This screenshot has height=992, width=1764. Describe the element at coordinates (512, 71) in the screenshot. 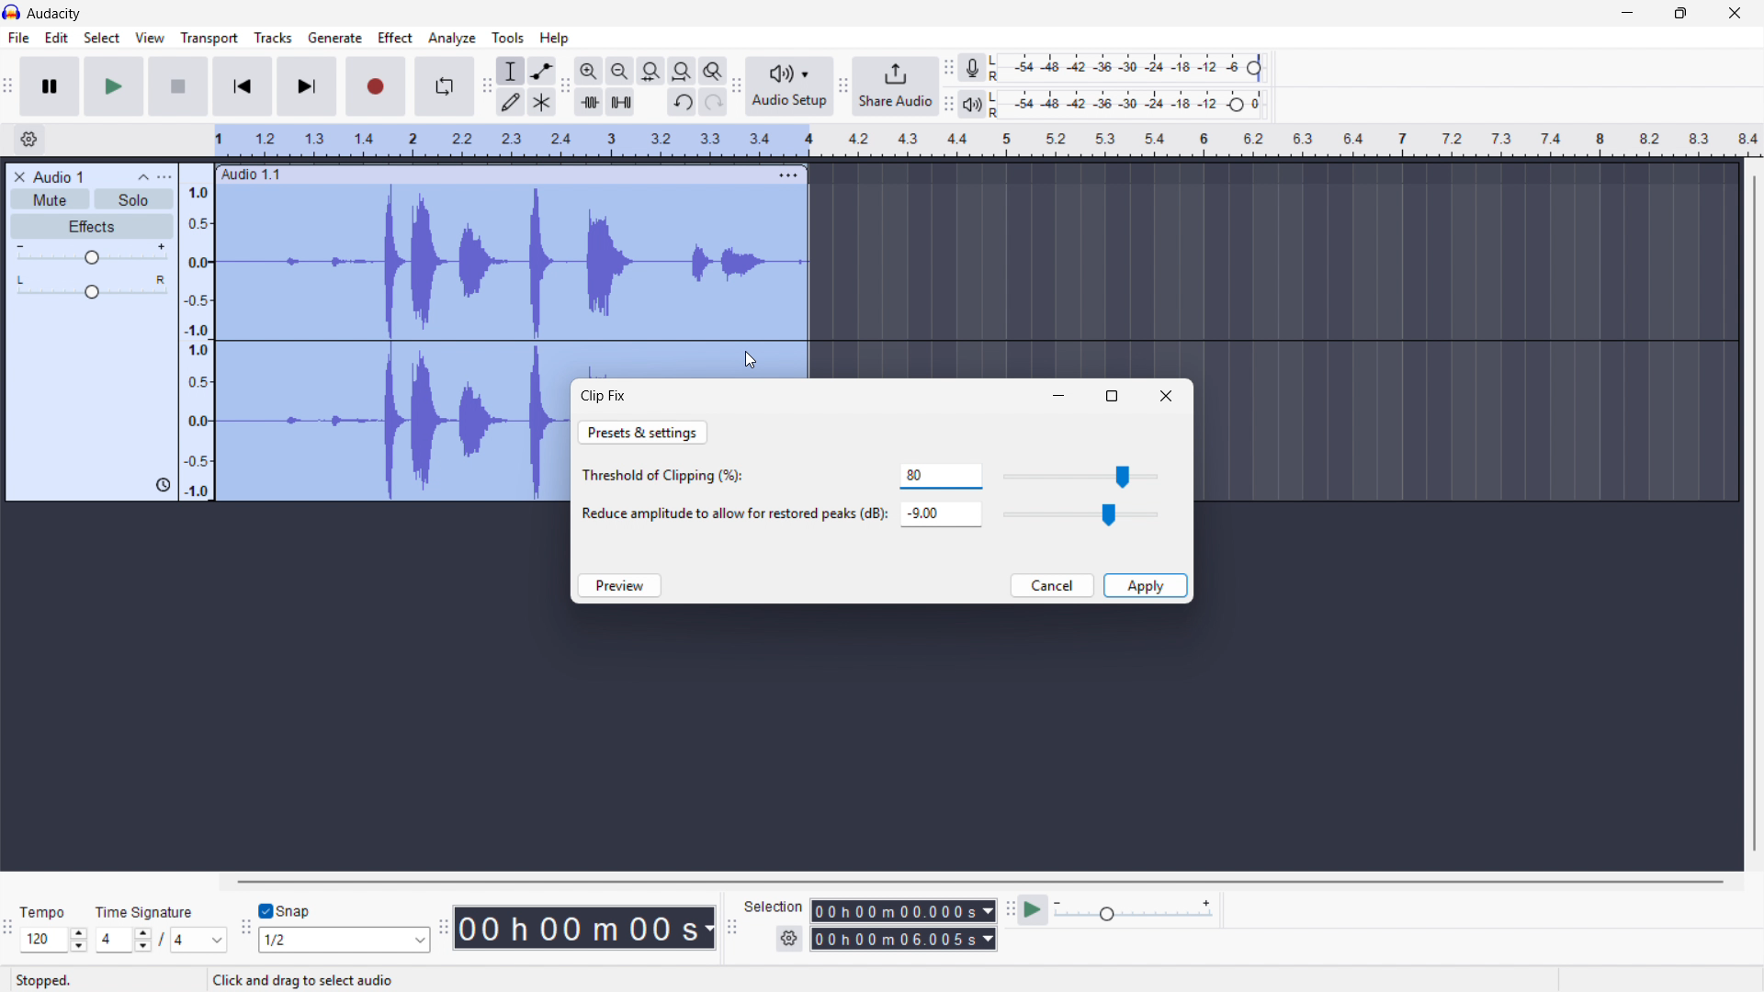

I see `Selection tool` at that location.